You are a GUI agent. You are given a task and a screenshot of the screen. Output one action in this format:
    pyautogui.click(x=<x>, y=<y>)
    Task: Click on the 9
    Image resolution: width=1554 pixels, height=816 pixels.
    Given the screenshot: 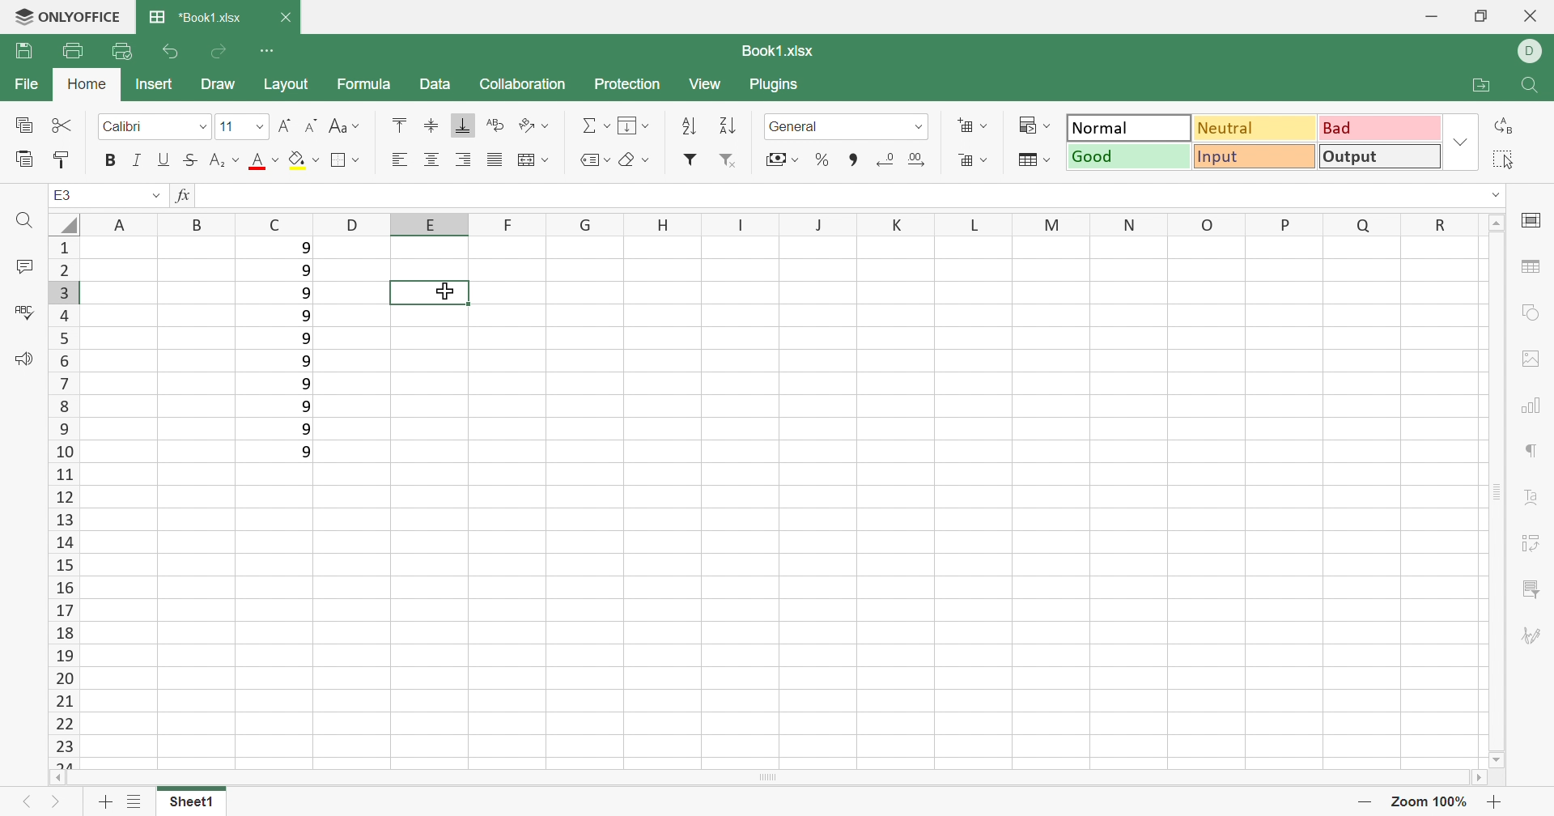 What is the action you would take?
    pyautogui.click(x=305, y=269)
    